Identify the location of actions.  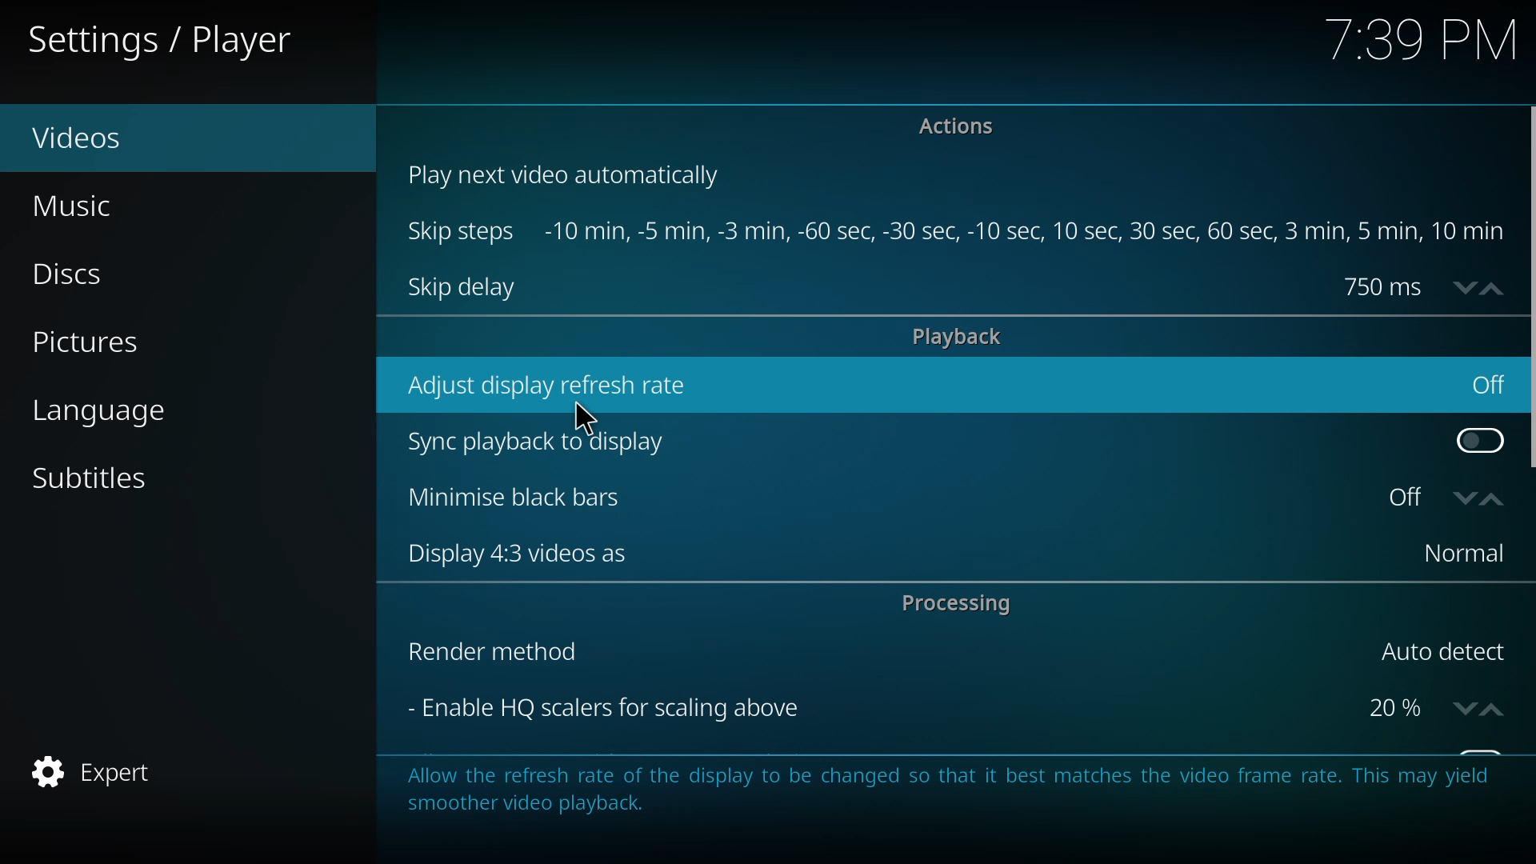
(963, 130).